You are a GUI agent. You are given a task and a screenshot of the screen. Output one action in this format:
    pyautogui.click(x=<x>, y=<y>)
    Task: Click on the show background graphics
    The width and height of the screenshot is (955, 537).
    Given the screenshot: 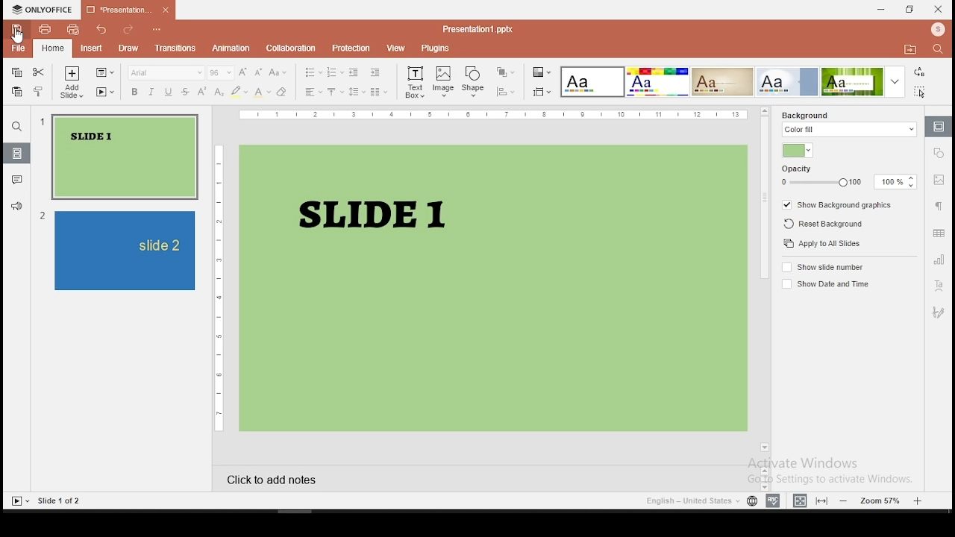 What is the action you would take?
    pyautogui.click(x=839, y=205)
    